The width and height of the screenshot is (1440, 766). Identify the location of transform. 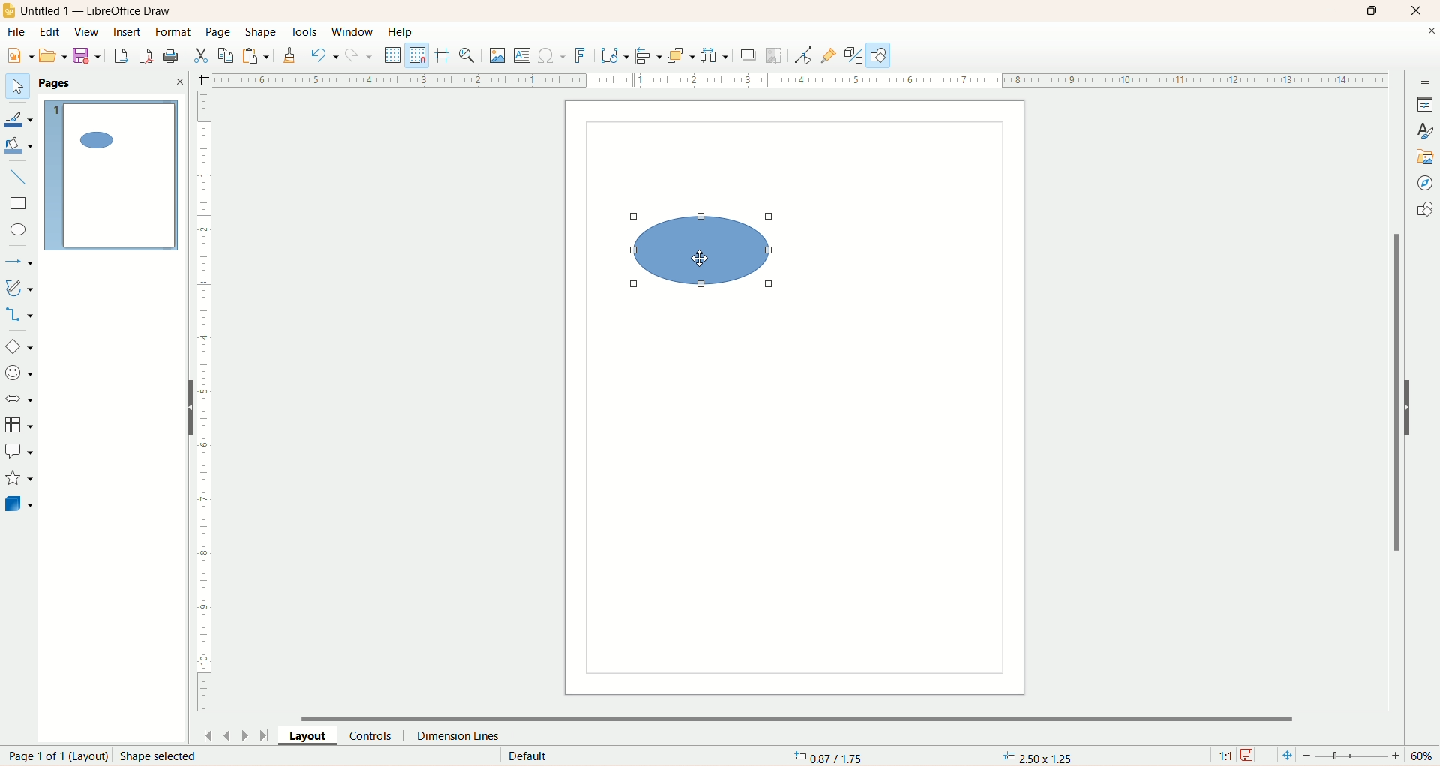
(611, 56).